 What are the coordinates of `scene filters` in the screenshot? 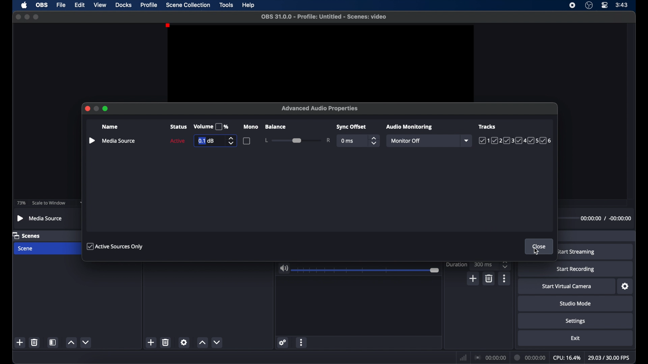 It's located at (53, 342).